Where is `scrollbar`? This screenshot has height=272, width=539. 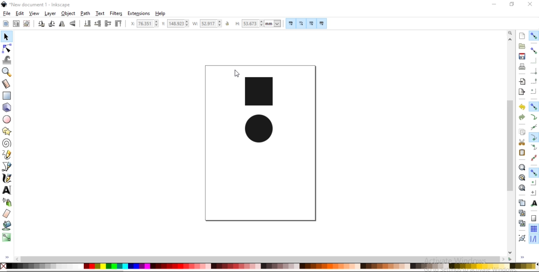
scrollbar is located at coordinates (260, 259).